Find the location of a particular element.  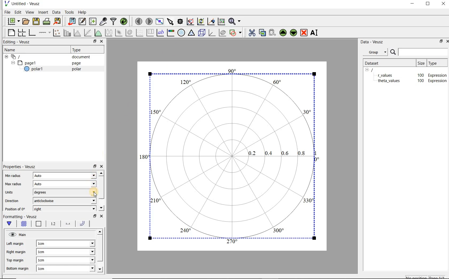

Zoom functions menu is located at coordinates (235, 20).